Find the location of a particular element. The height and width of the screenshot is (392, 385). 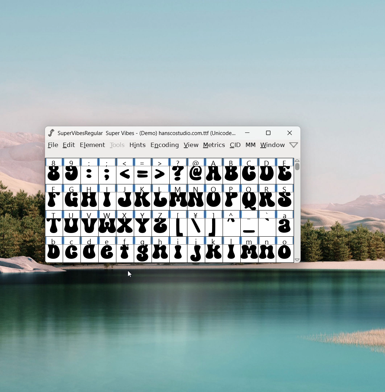

? is located at coordinates (179, 171).